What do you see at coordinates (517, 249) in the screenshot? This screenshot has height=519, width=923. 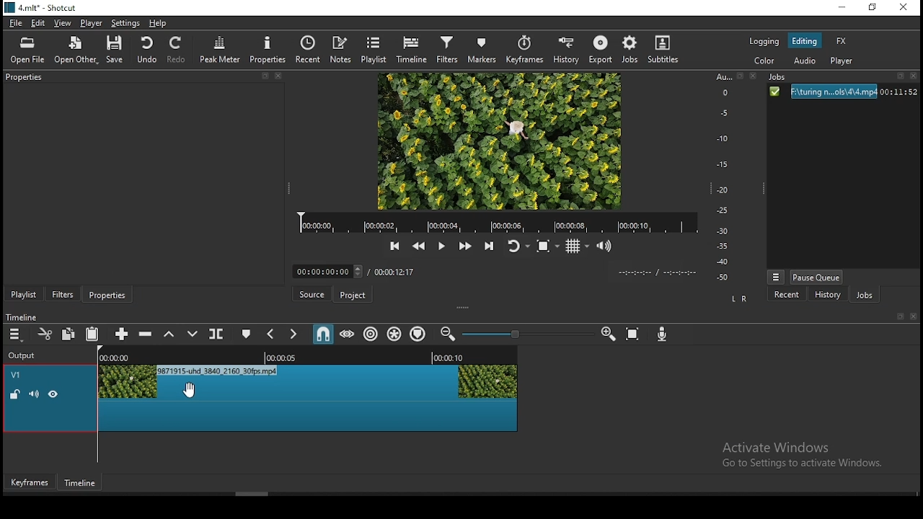 I see `toggle player looping` at bounding box center [517, 249].